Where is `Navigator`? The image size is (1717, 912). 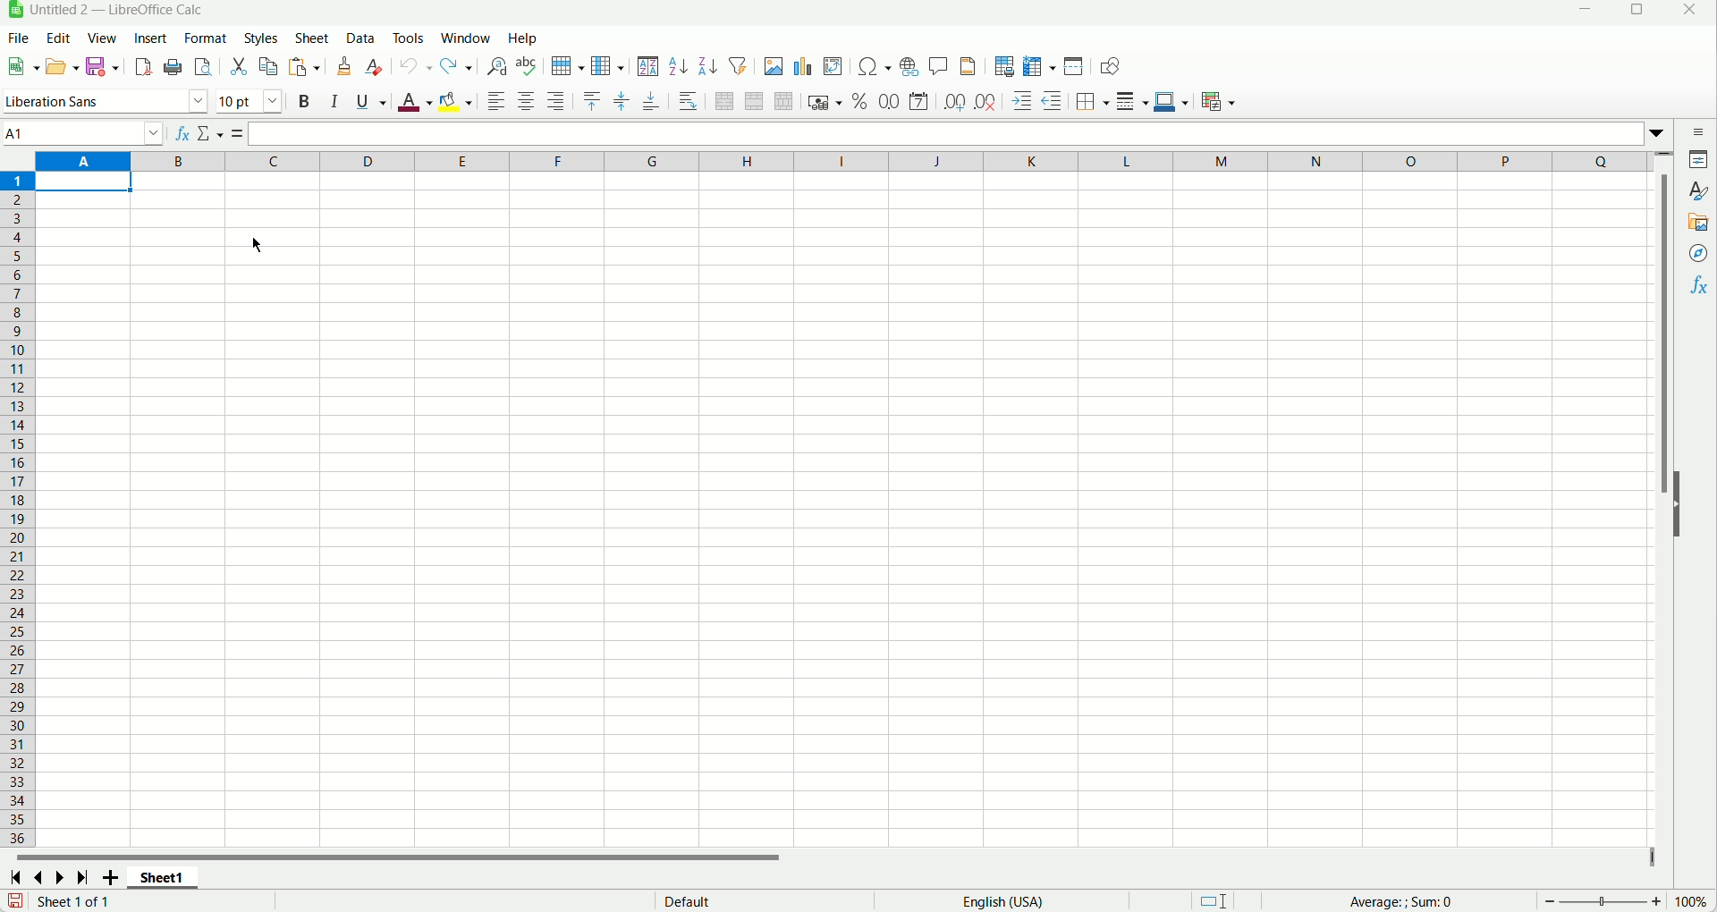 Navigator is located at coordinates (1700, 255).